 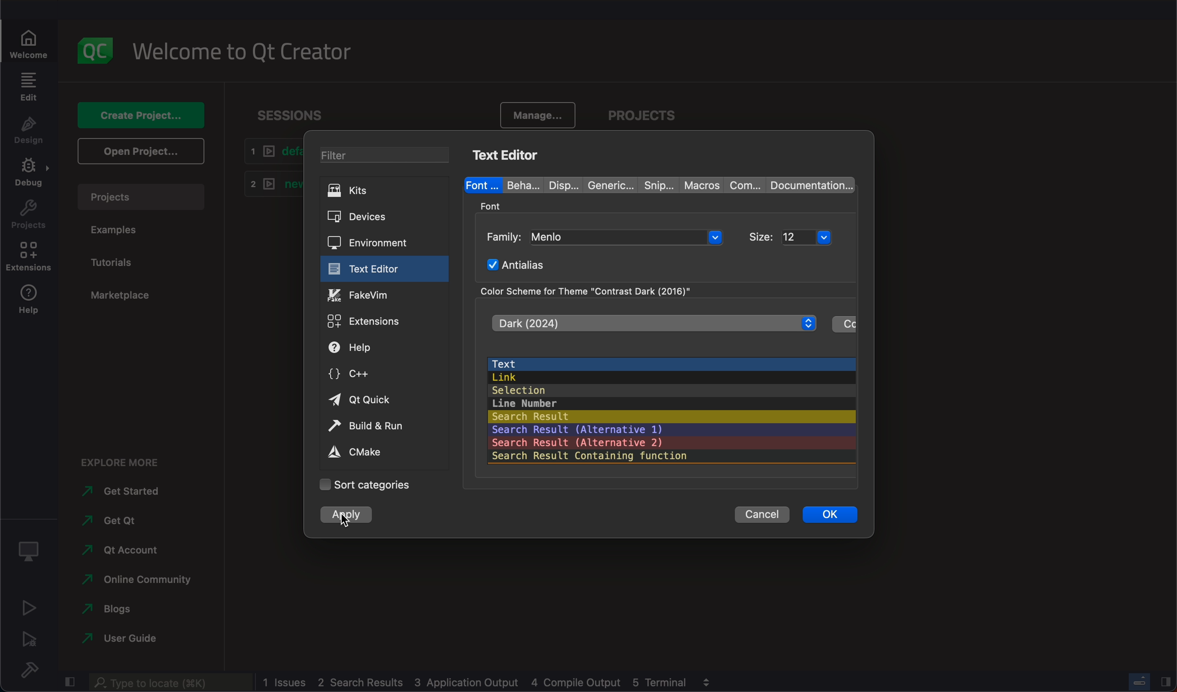 What do you see at coordinates (809, 184) in the screenshot?
I see `documentation` at bounding box center [809, 184].